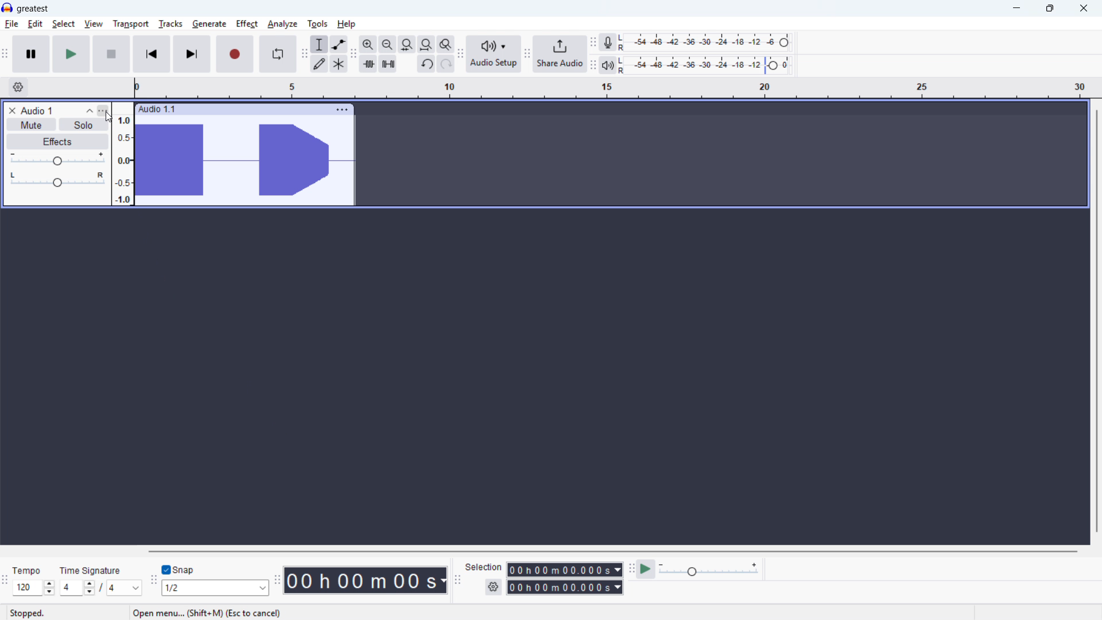 Image resolution: width=1102 pixels, height=620 pixels. Describe the element at coordinates (319, 45) in the screenshot. I see `selection tool` at that location.